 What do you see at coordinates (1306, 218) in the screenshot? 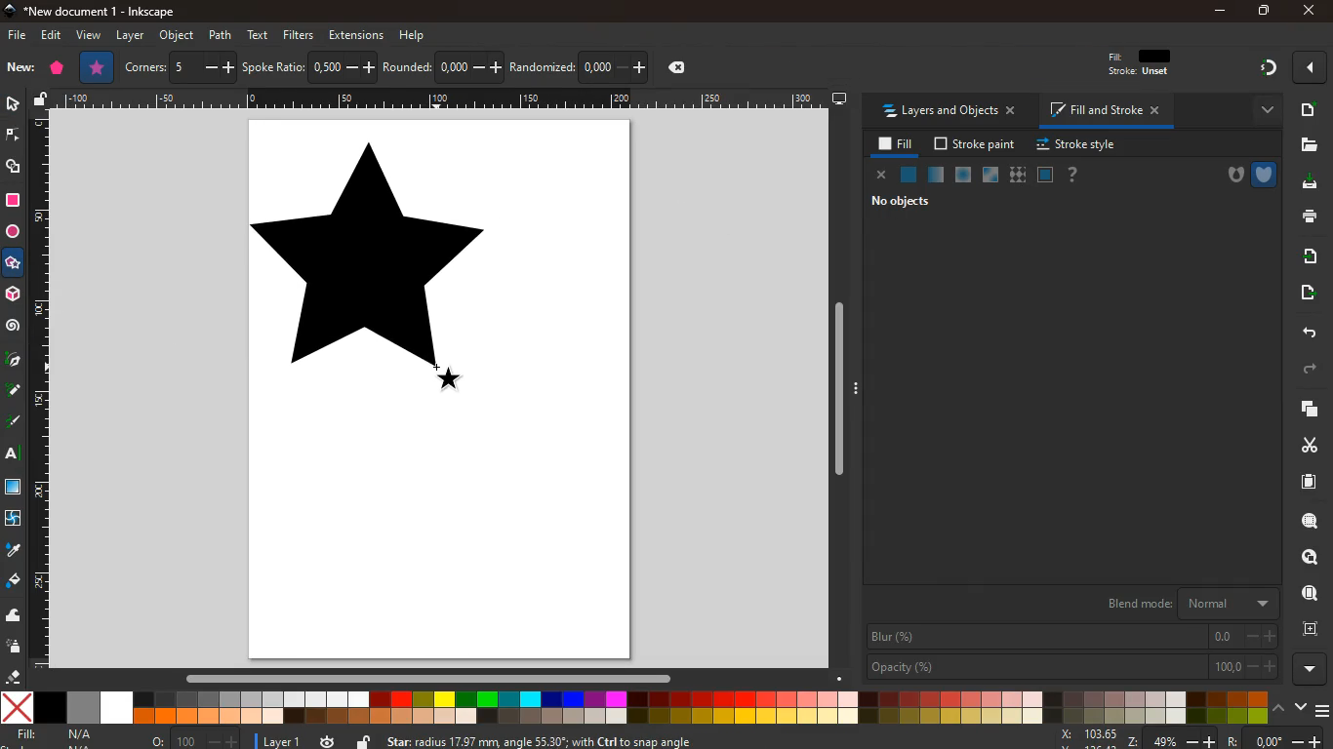
I see `print` at bounding box center [1306, 218].